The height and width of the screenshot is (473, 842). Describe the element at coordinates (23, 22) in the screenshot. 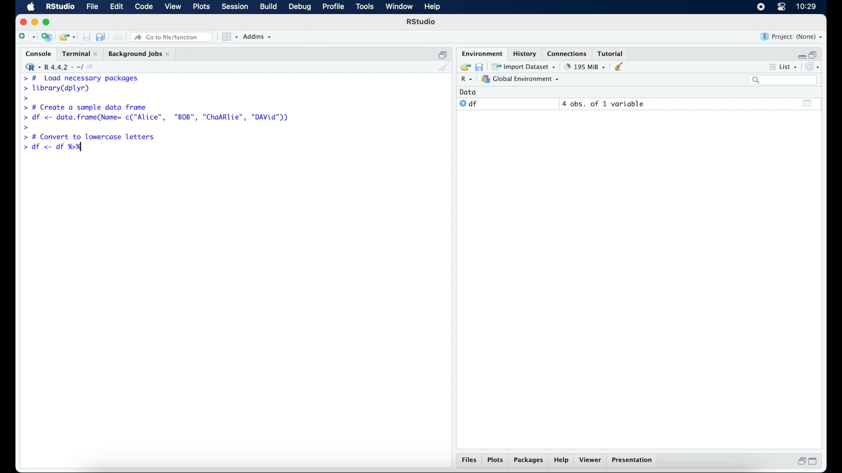

I see `close` at that location.